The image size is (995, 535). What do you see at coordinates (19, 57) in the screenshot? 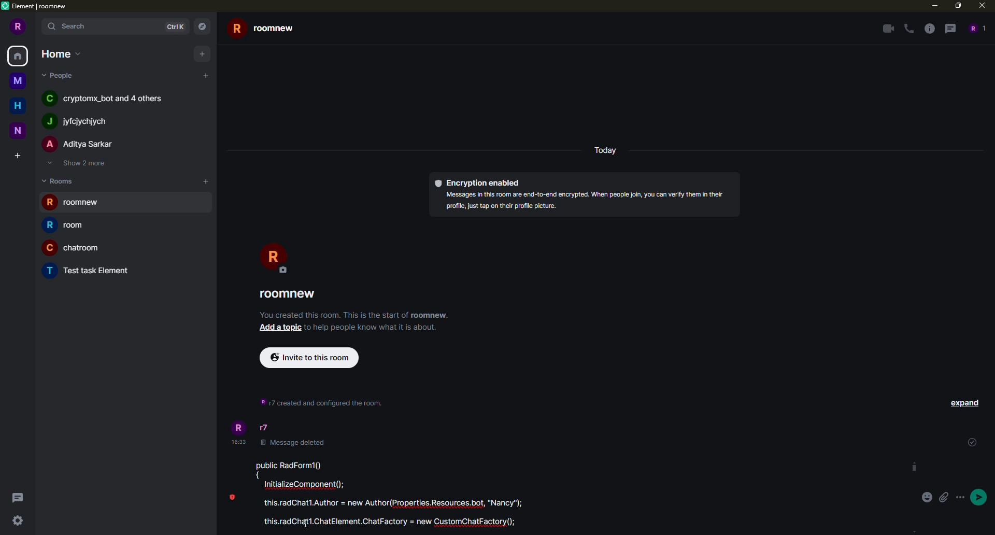
I see `home` at bounding box center [19, 57].